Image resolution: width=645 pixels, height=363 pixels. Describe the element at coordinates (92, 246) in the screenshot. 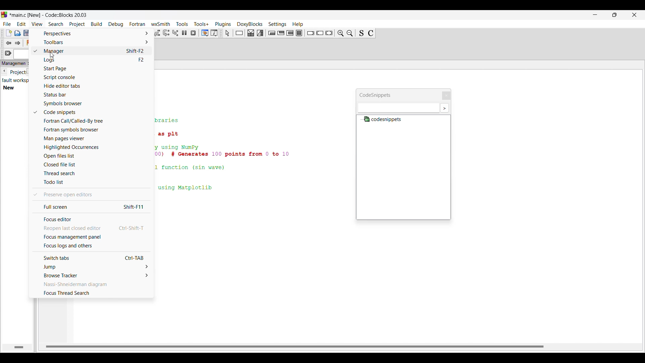

I see `Focus logs and others` at that location.